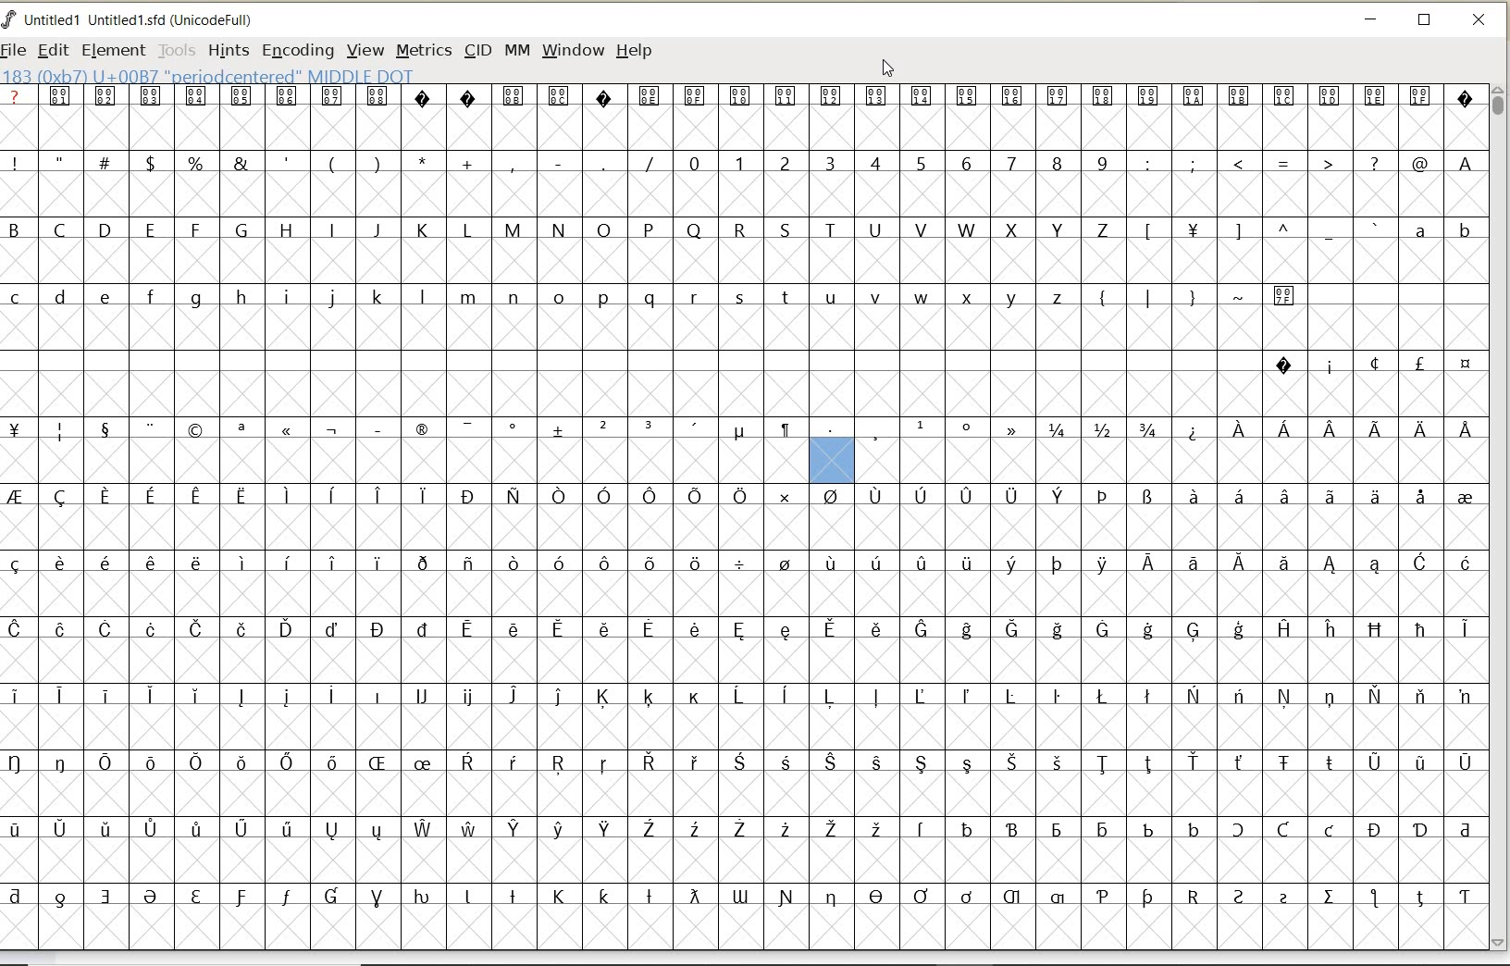 Image resolution: width=1510 pixels, height=966 pixels. I want to click on special characters, so click(1313, 164).